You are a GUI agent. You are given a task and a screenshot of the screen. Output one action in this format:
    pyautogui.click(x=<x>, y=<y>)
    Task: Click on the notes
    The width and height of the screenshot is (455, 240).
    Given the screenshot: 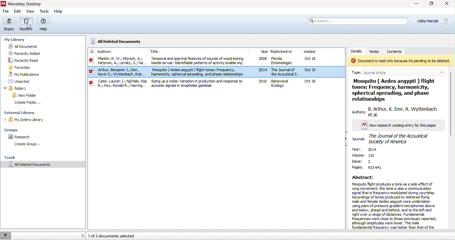 What is the action you would take?
    pyautogui.click(x=376, y=52)
    